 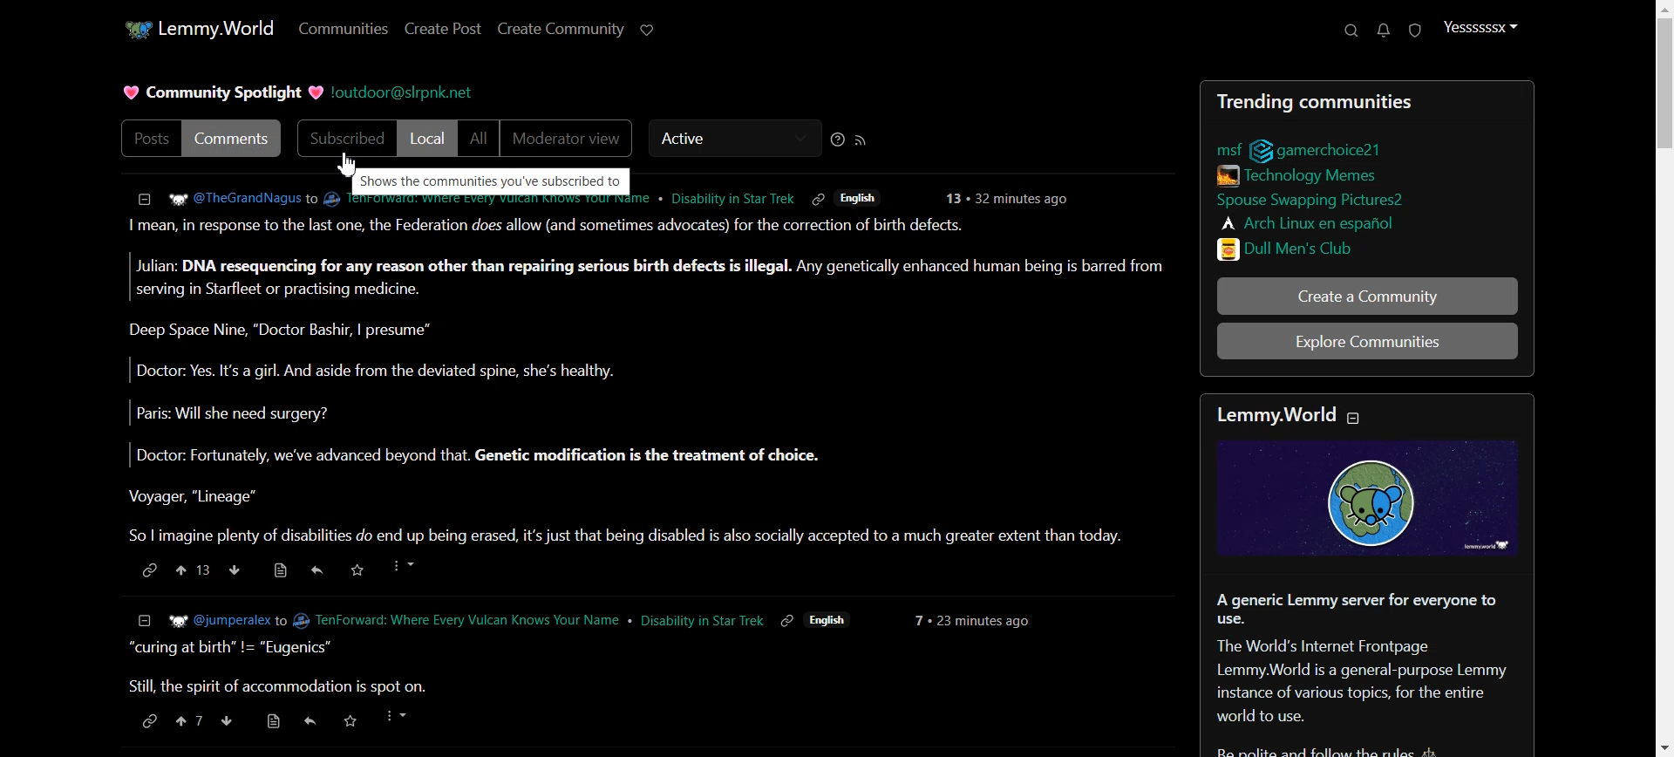 I want to click on Local, so click(x=427, y=139).